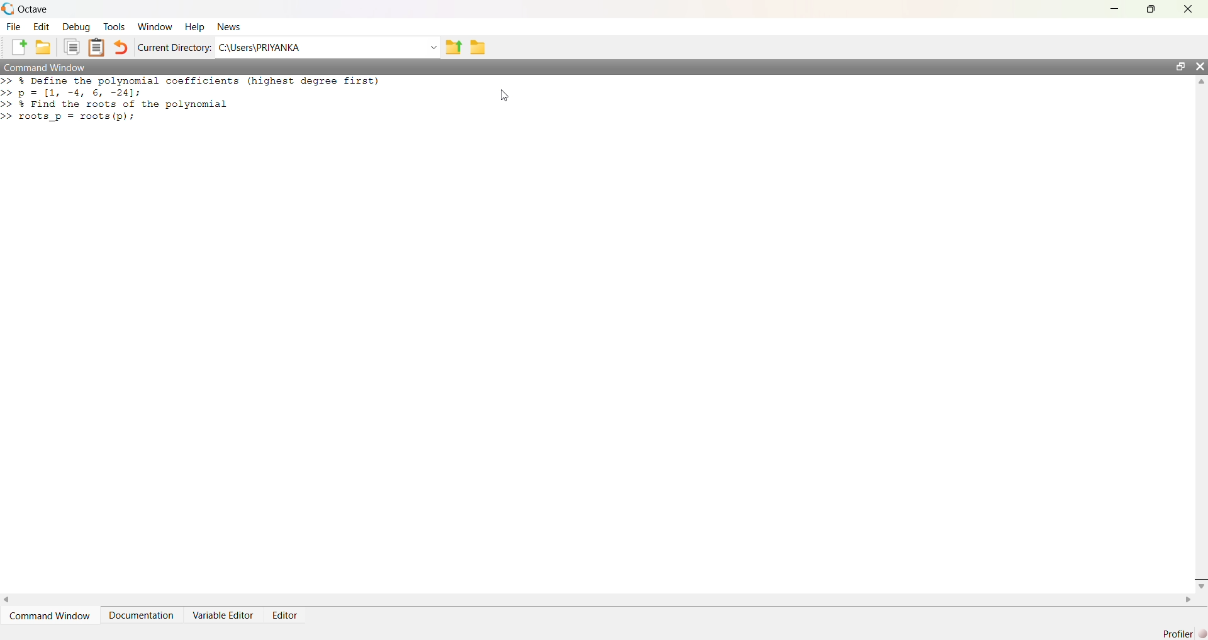 The height and width of the screenshot is (640, 1208). I want to click on Variable Editor, so click(222, 615).